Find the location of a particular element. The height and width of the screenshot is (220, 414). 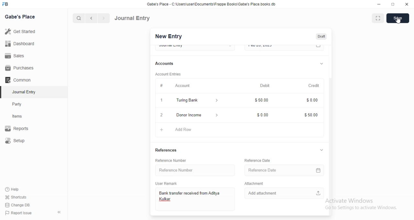

Add Row is located at coordinates (180, 129).